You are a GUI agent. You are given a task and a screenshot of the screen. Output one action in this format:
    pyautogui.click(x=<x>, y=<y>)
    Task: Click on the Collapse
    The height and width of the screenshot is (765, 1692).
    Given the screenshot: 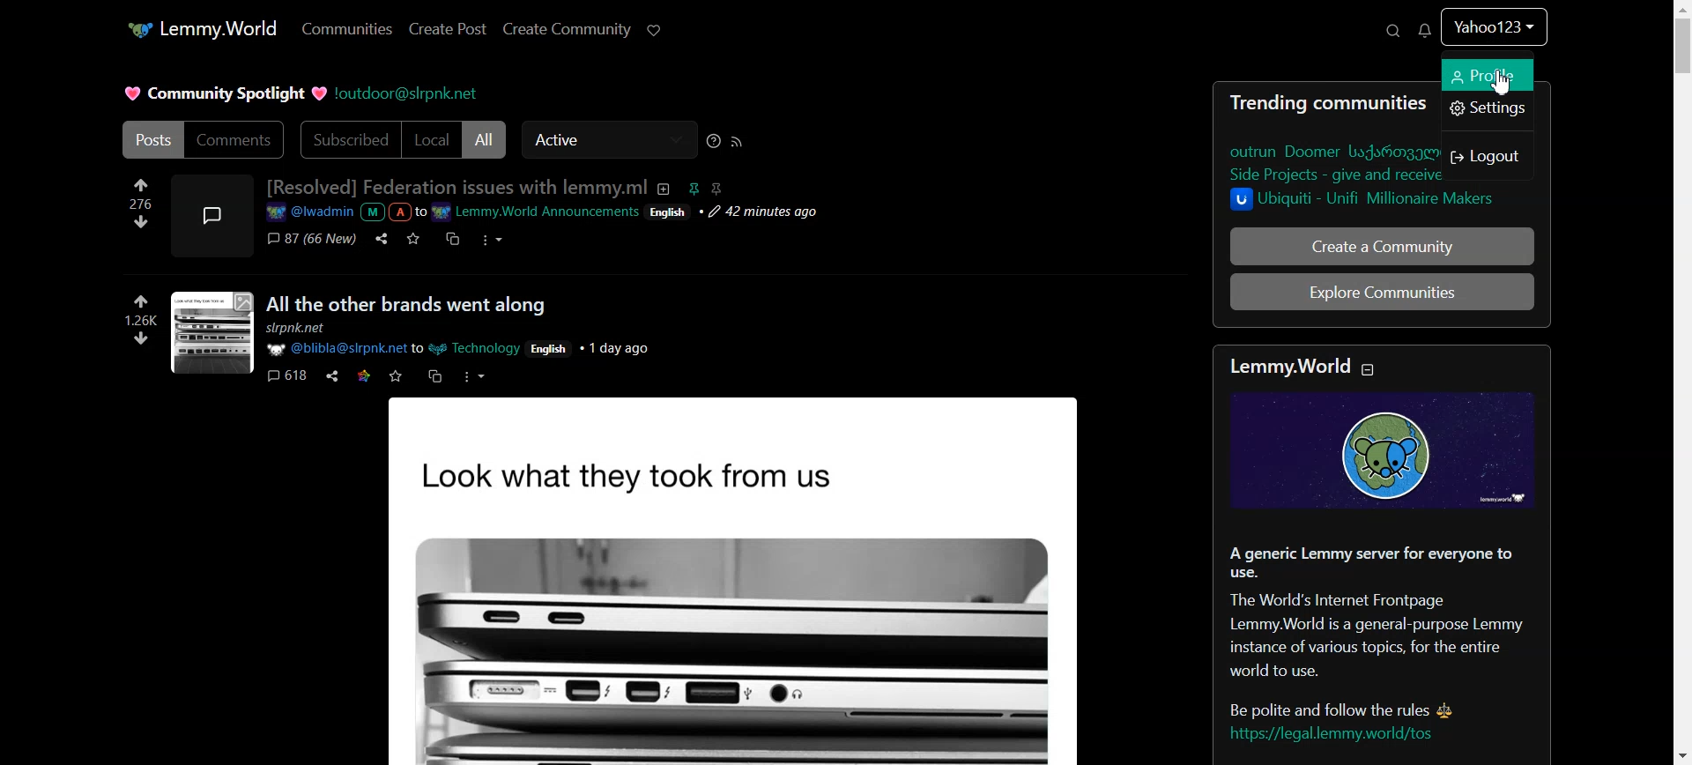 What is the action you would take?
    pyautogui.click(x=1371, y=372)
    